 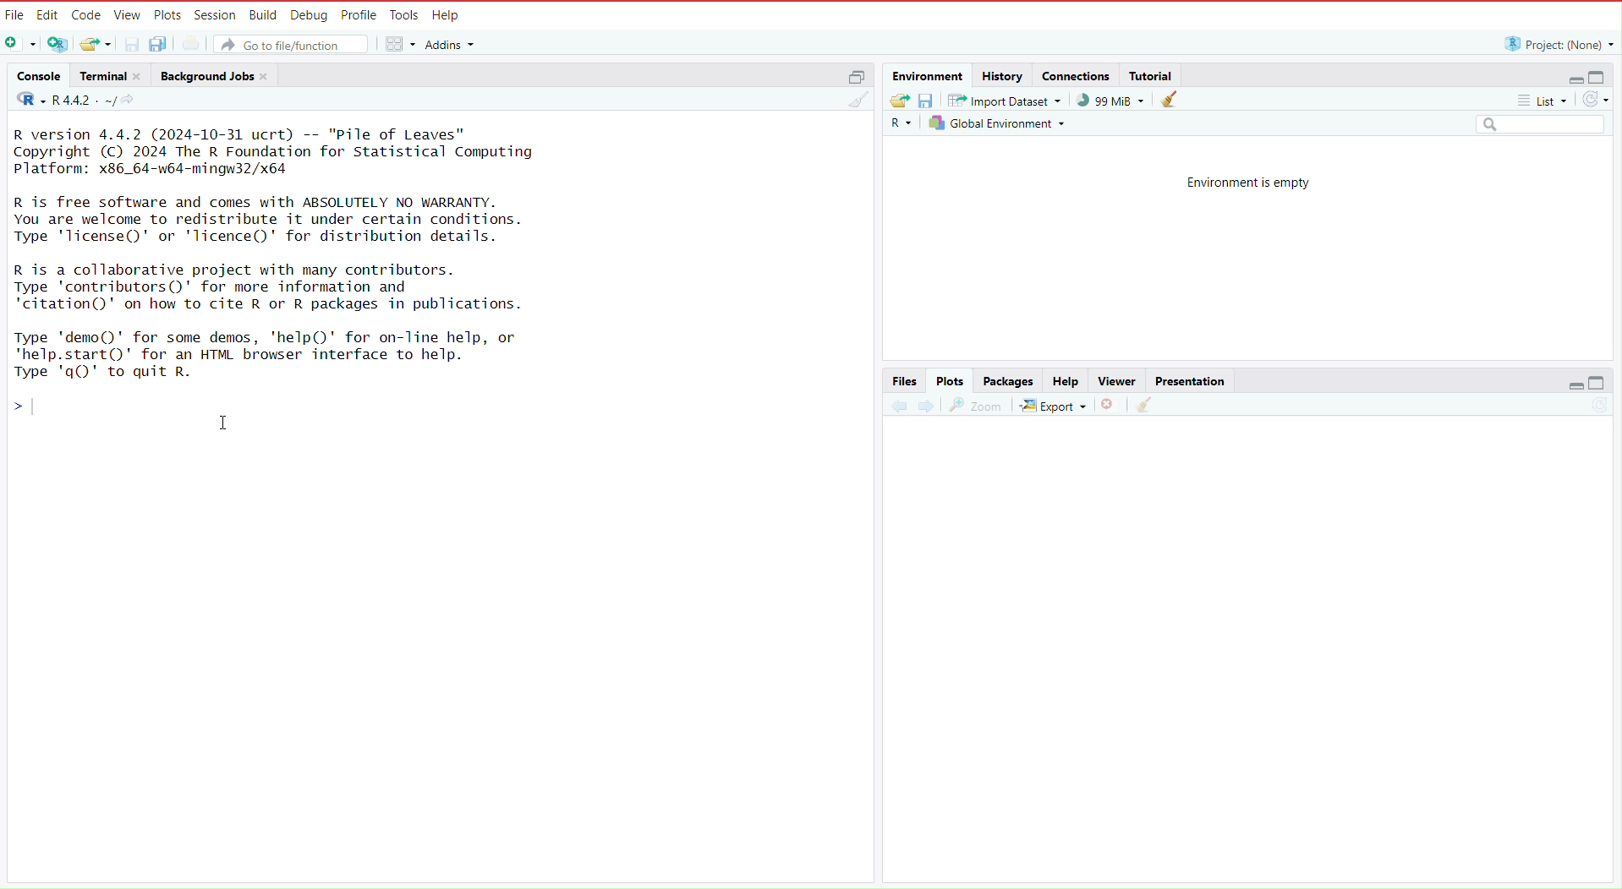 What do you see at coordinates (96, 45) in the screenshot?
I see `open an existing file` at bounding box center [96, 45].